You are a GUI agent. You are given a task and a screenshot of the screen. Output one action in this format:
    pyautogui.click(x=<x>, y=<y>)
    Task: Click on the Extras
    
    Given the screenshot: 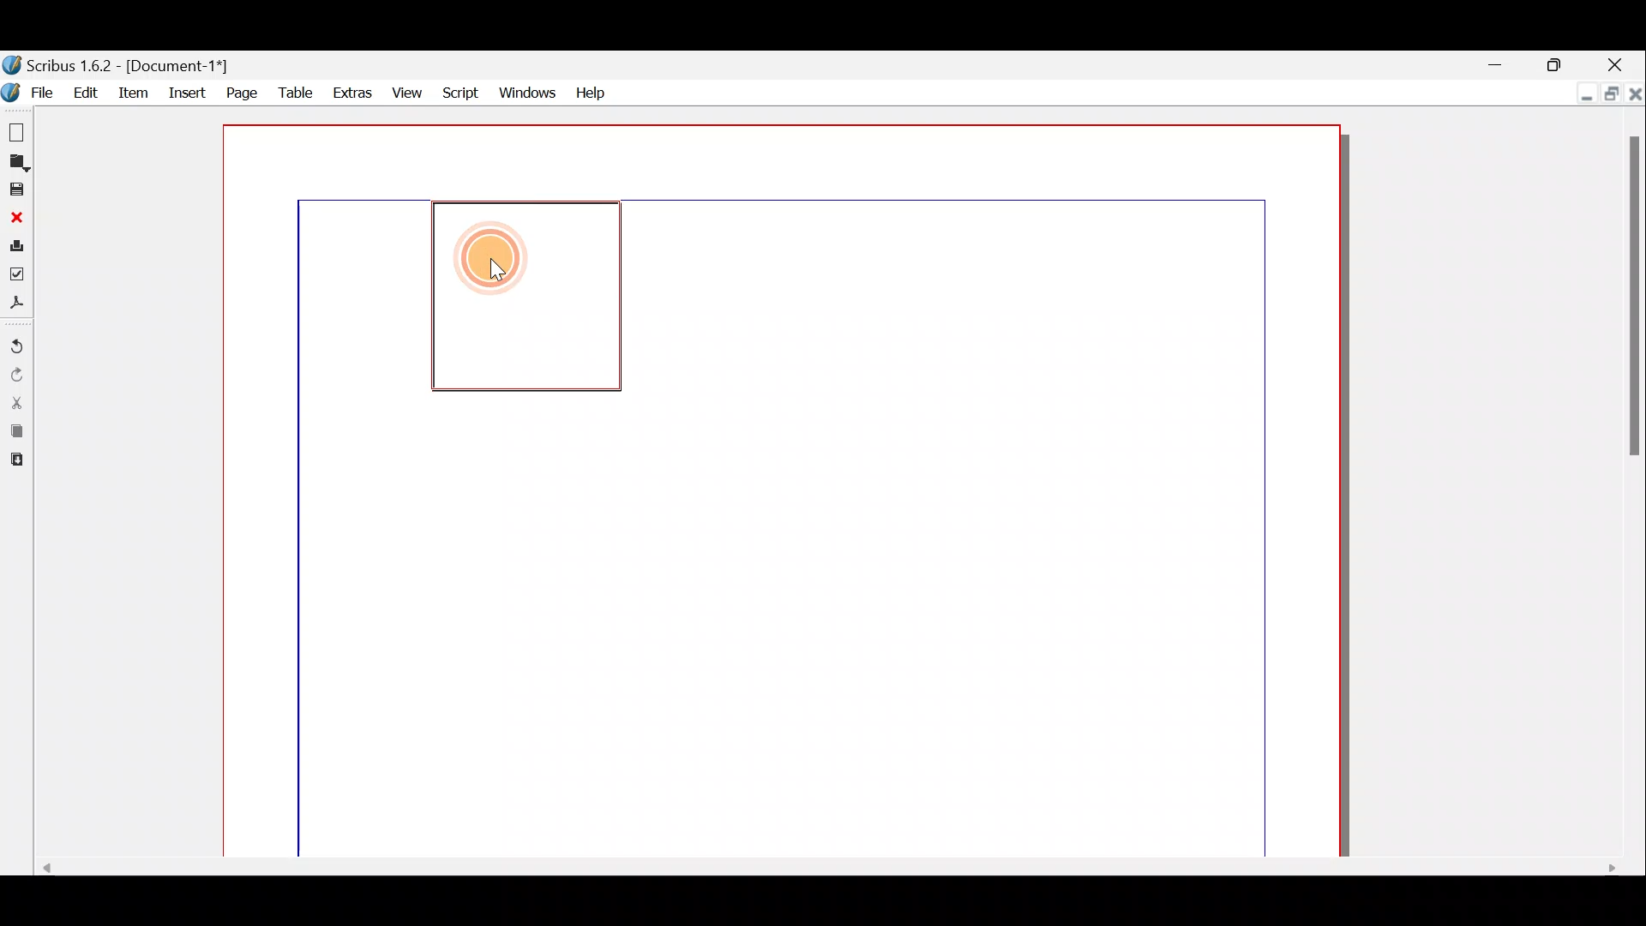 What is the action you would take?
    pyautogui.click(x=351, y=93)
    